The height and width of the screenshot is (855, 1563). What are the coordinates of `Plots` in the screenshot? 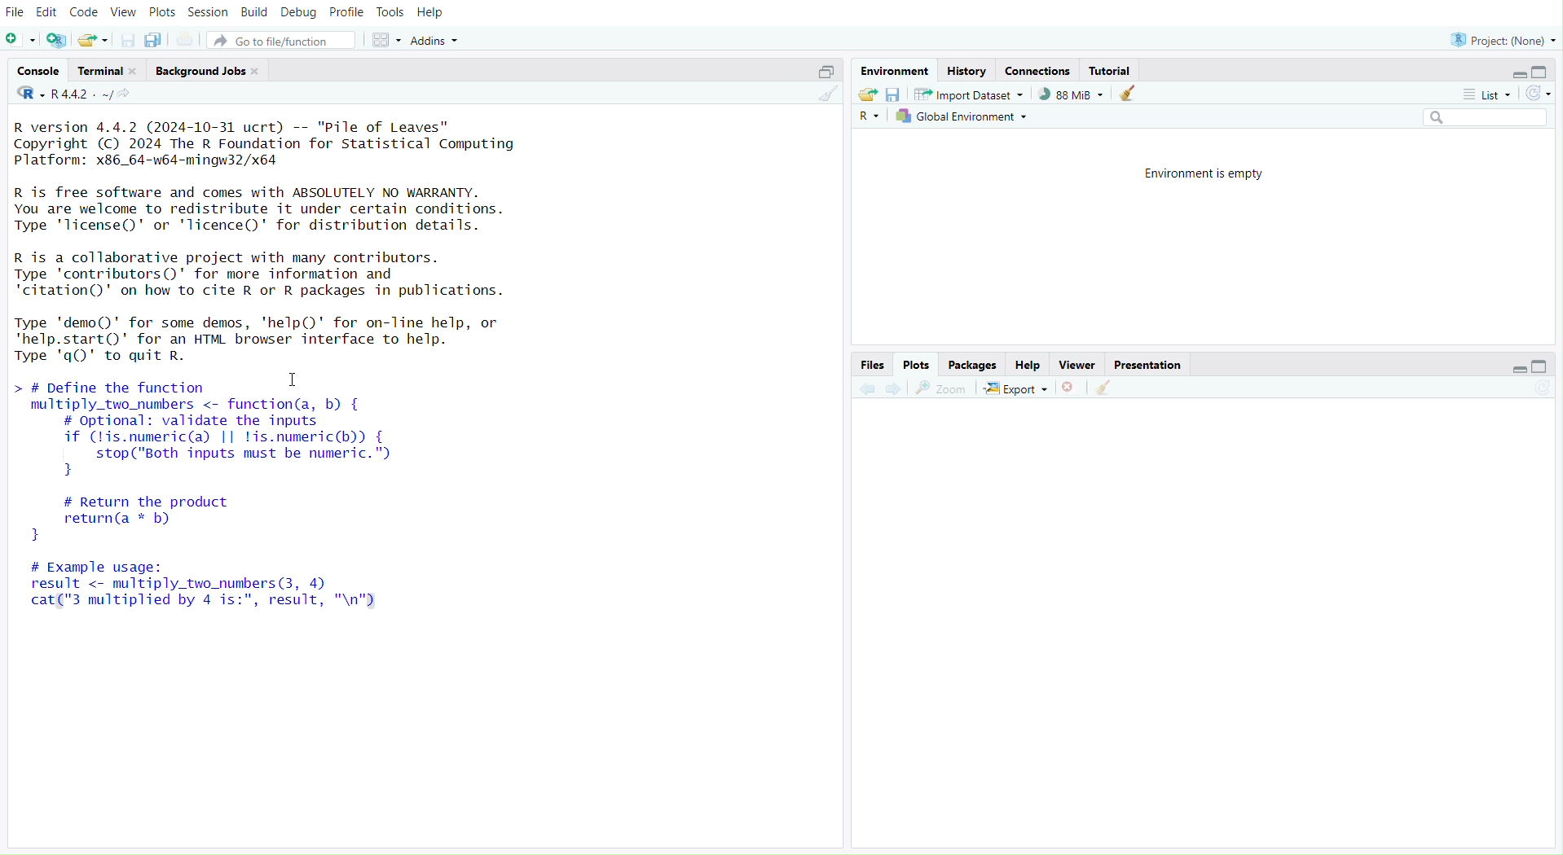 It's located at (161, 12).